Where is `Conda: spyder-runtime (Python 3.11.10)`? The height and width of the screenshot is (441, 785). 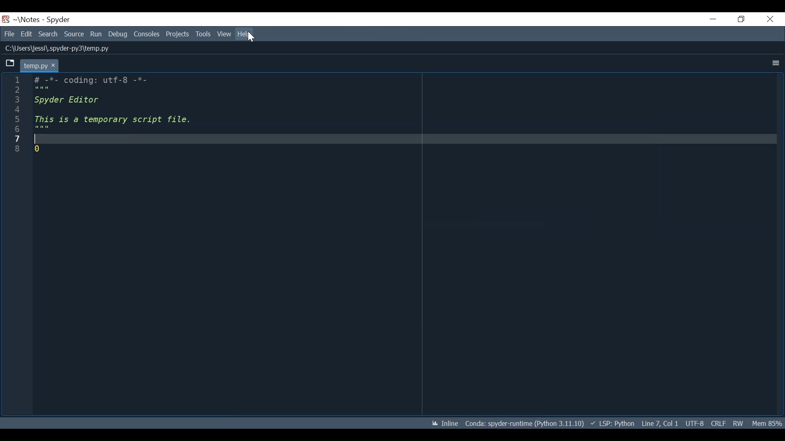
Conda: spyder-runtime (Python 3.11.10) is located at coordinates (525, 423).